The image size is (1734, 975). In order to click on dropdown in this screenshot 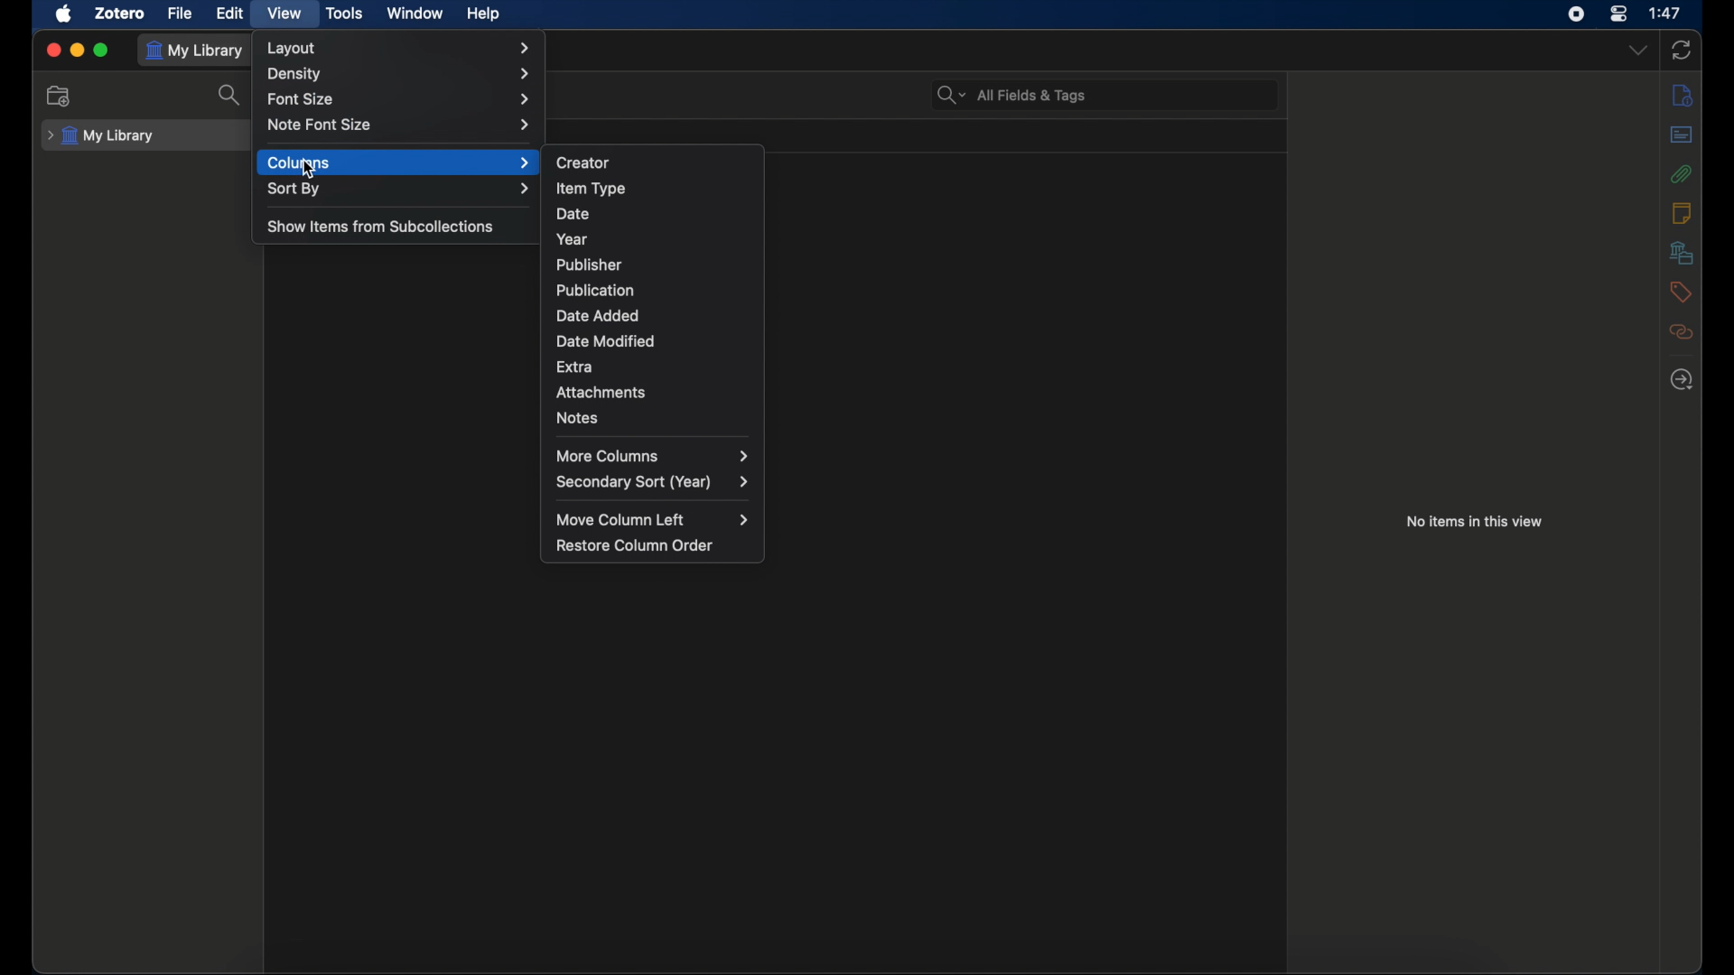, I will do `click(1638, 51)`.